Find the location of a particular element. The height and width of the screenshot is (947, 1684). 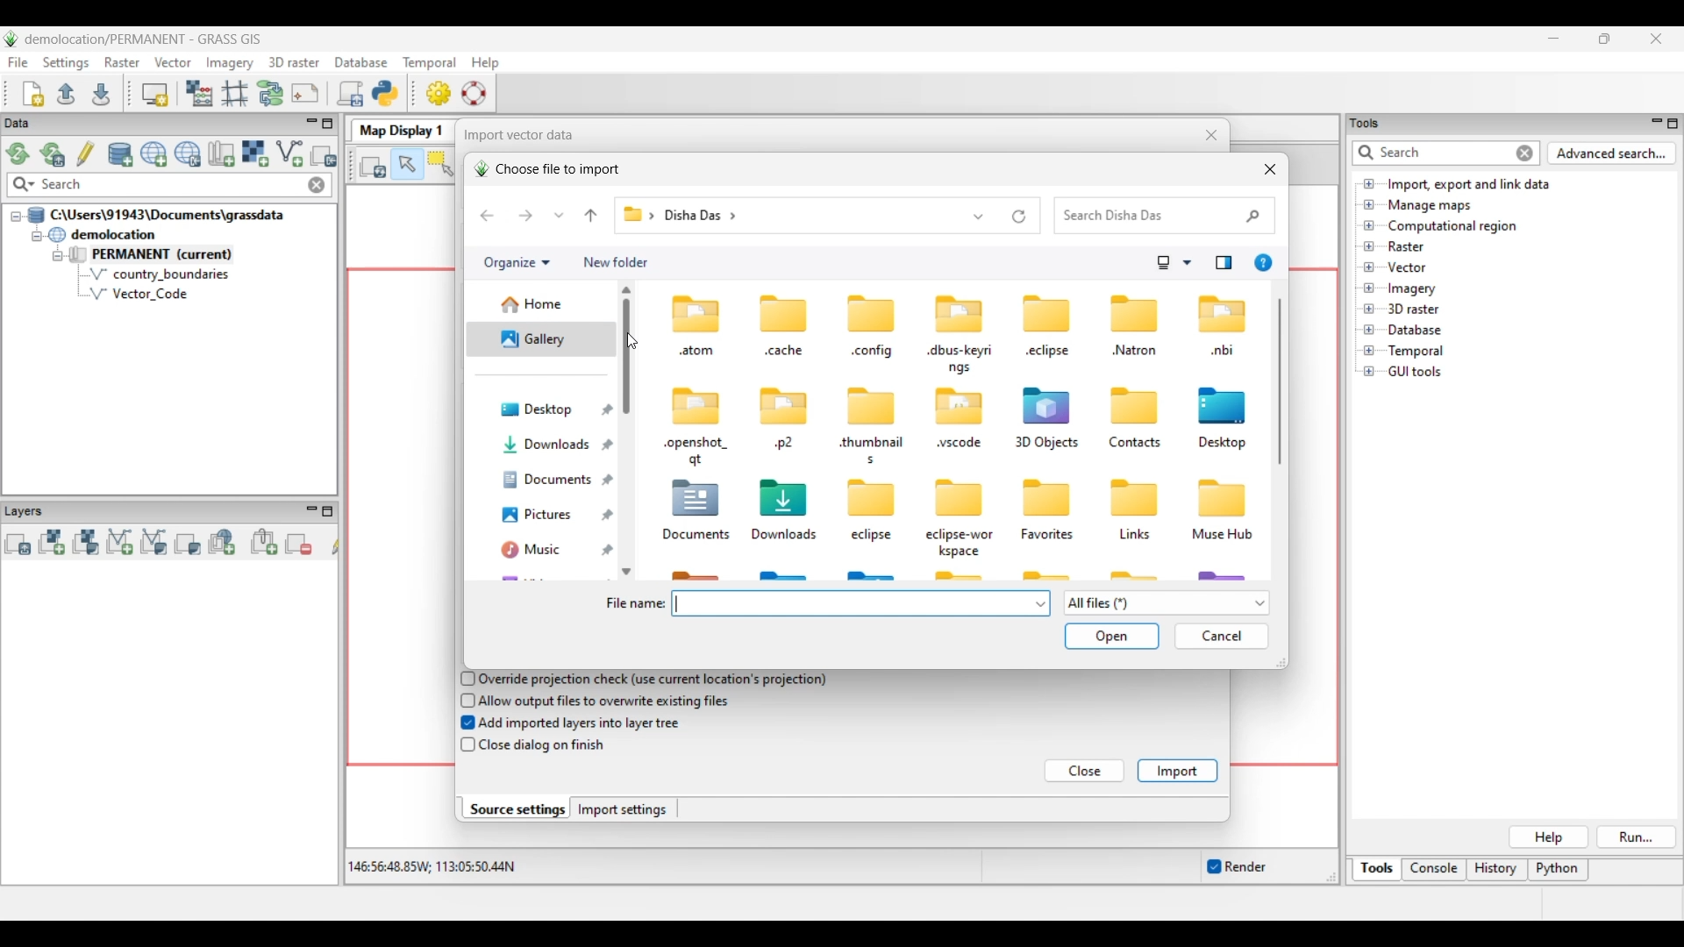

cursor is located at coordinates (635, 339).